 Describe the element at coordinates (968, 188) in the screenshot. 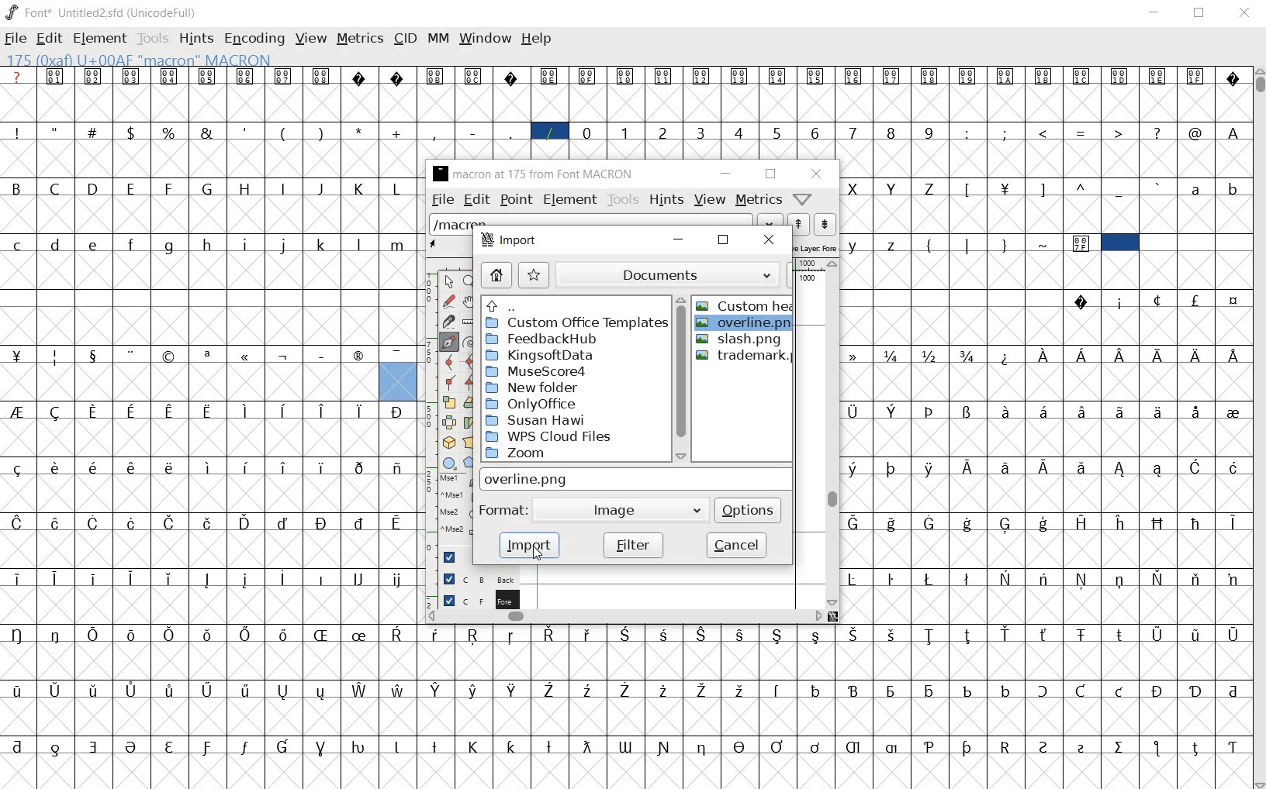

I see `[` at that location.